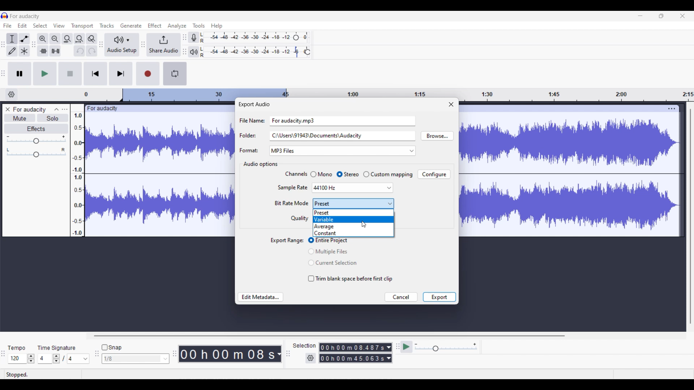 The height and width of the screenshot is (390, 694). Describe the element at coordinates (389, 347) in the screenshot. I see `Duration measurement` at that location.